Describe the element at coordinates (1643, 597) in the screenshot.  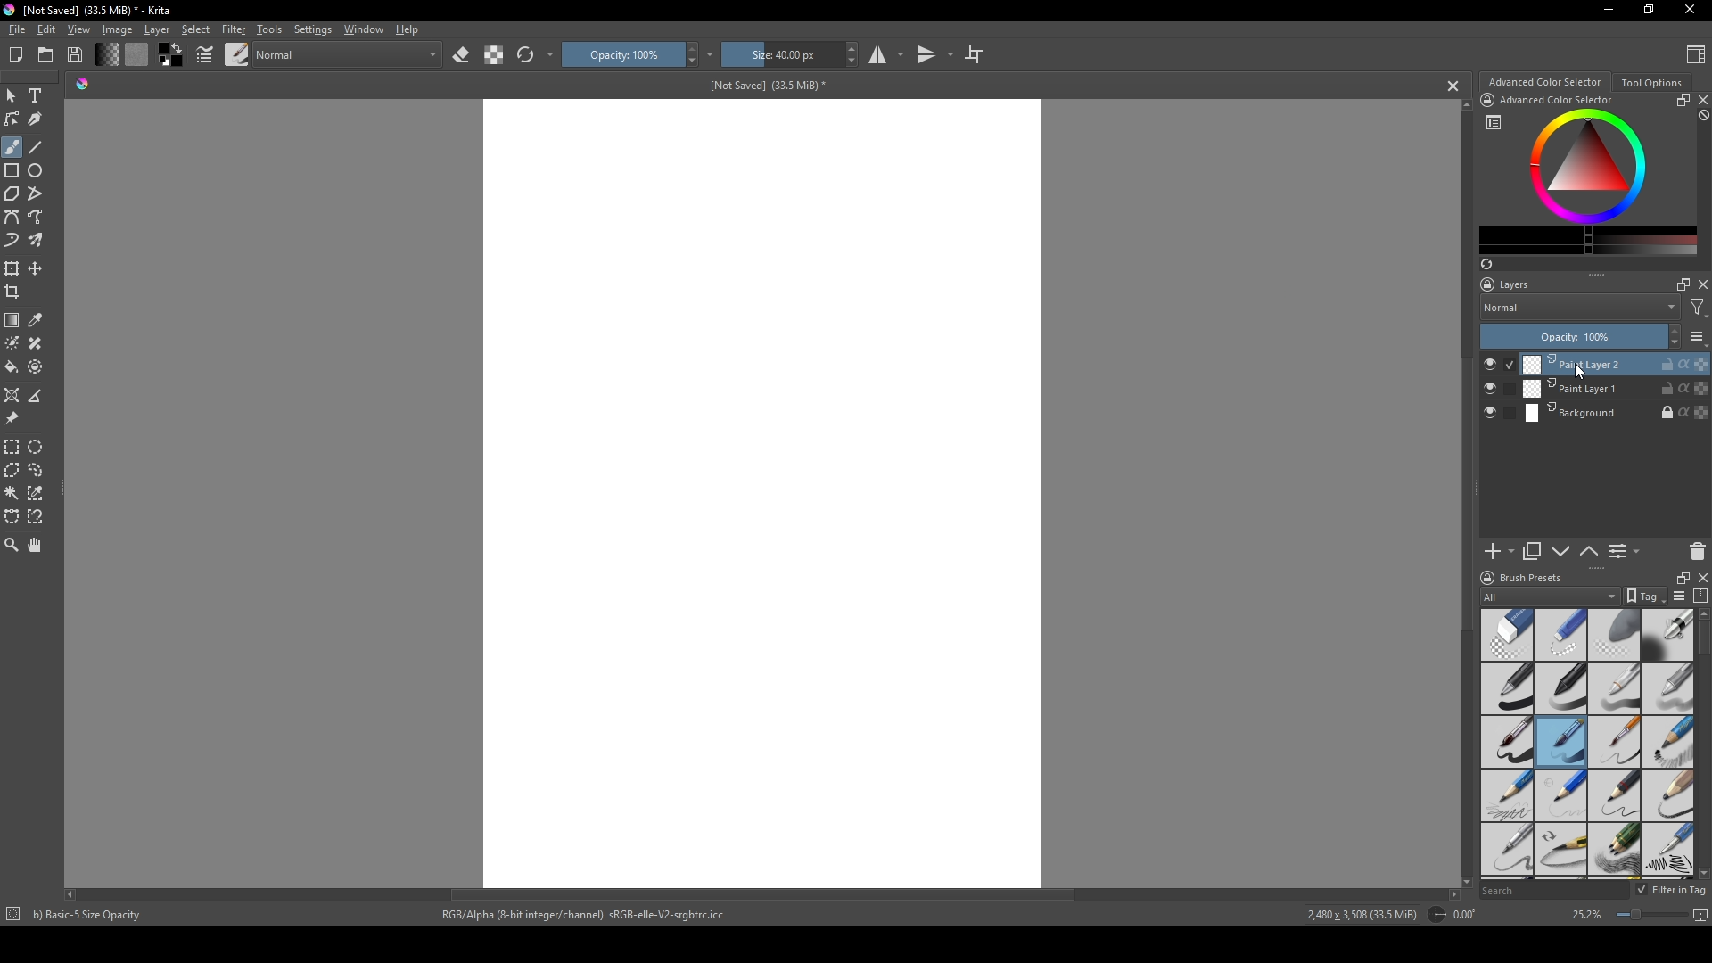
I see `tag` at that location.